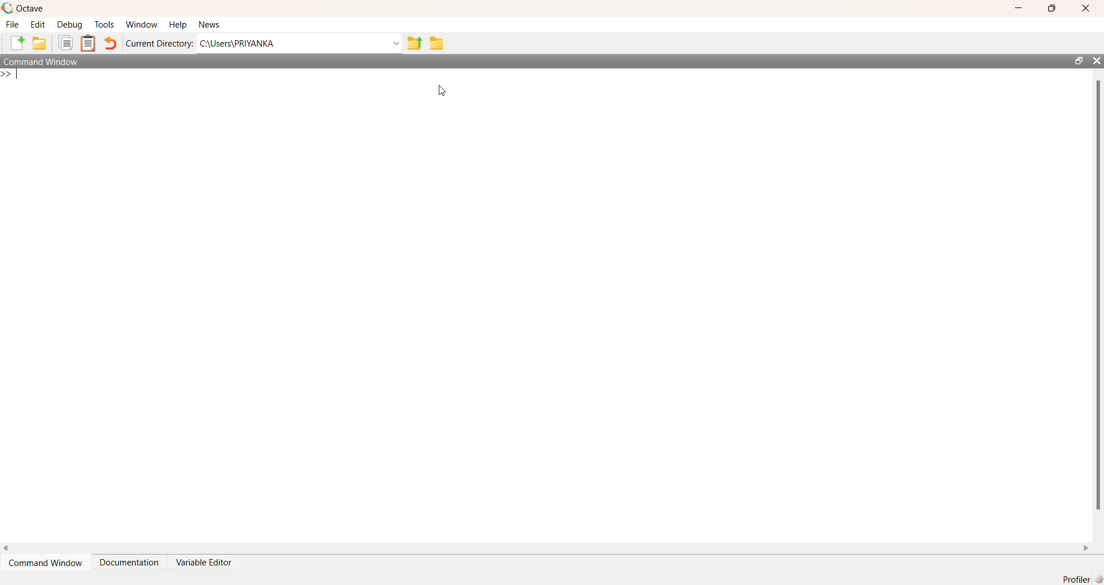 This screenshot has width=1104, height=585. What do you see at coordinates (88, 43) in the screenshot?
I see `document clipboard` at bounding box center [88, 43].